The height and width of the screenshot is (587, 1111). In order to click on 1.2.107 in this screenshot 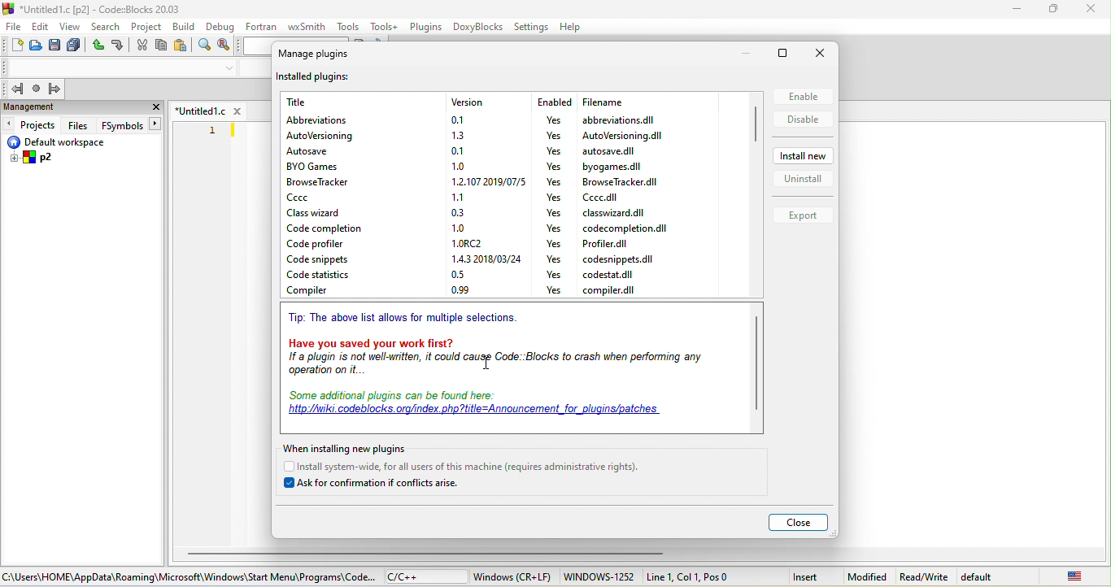, I will do `click(484, 182)`.